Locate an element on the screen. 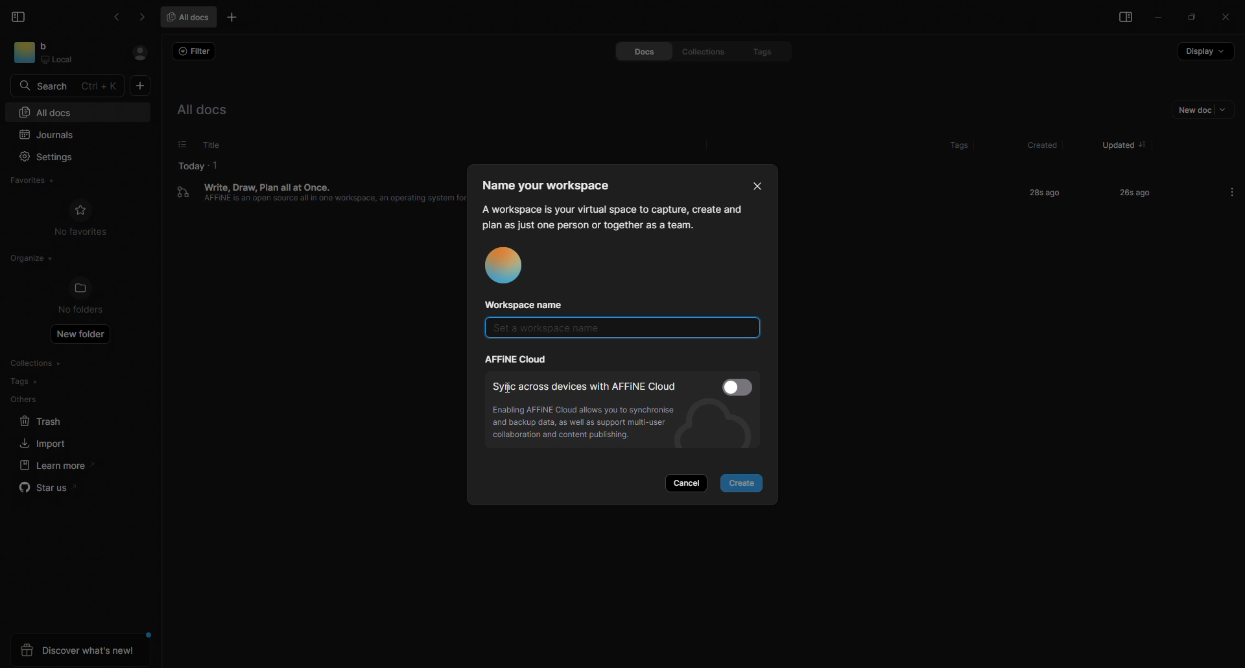 Image resolution: width=1245 pixels, height=668 pixels. organize is located at coordinates (29, 258).